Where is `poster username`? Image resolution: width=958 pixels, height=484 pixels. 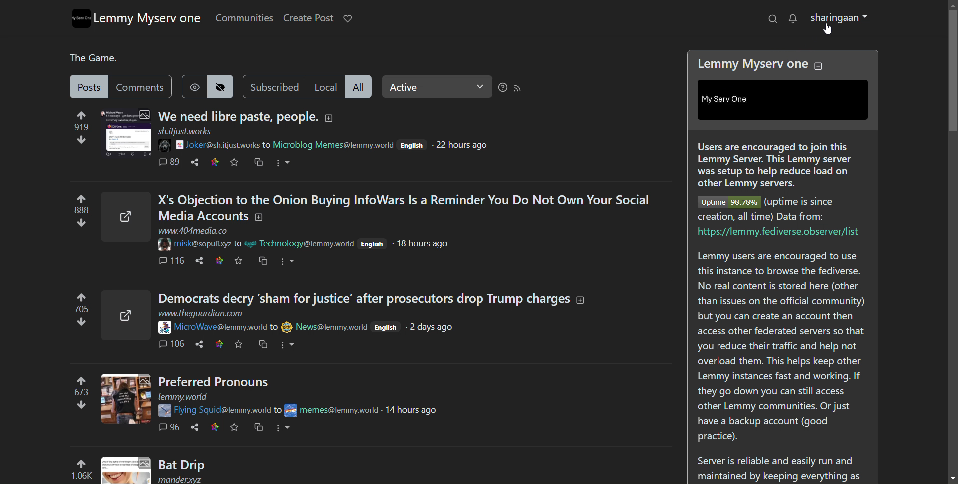 poster username is located at coordinates (221, 410).